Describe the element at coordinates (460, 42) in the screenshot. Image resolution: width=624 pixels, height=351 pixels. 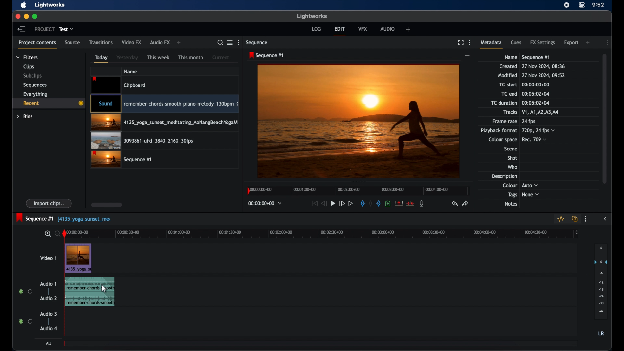
I see `full screen` at that location.